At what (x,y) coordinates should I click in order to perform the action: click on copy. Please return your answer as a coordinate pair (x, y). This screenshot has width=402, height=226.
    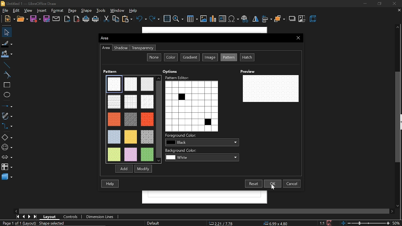
    Looking at the image, I should click on (116, 19).